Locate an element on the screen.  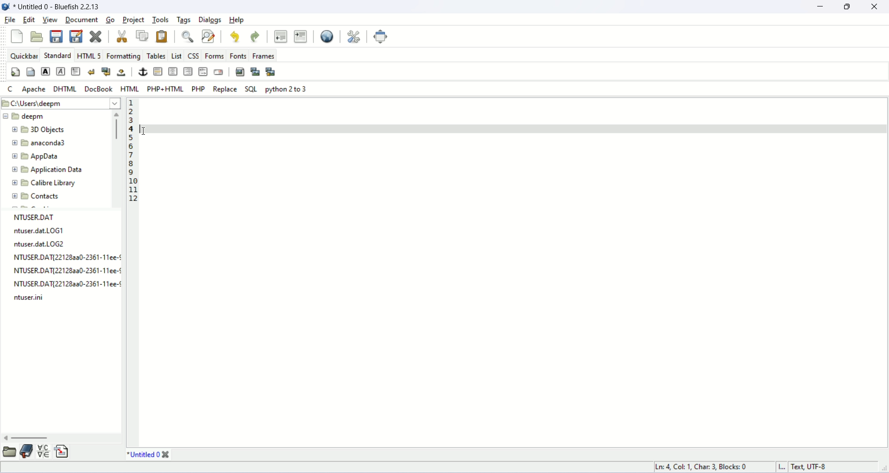
save file is located at coordinates (56, 37).